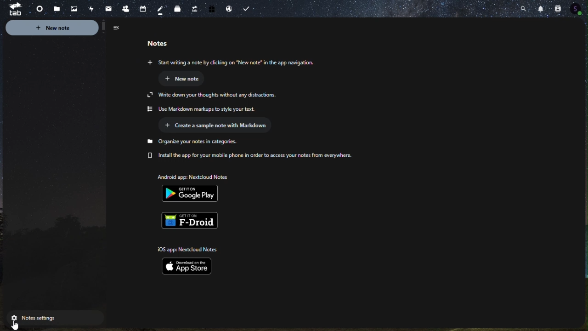  I want to click on Google play -Play Store, so click(193, 194).